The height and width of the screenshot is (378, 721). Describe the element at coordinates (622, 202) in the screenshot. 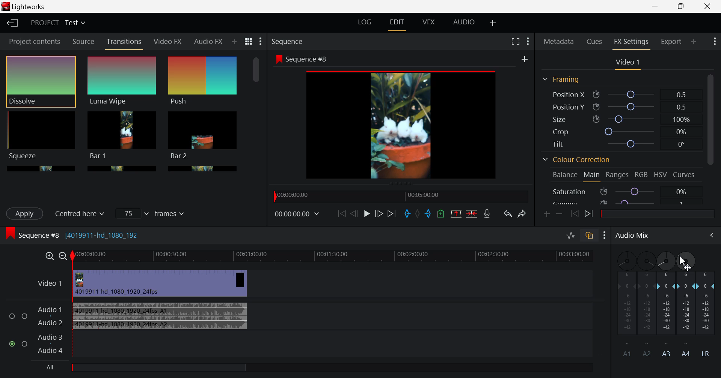

I see `Gamma` at that location.